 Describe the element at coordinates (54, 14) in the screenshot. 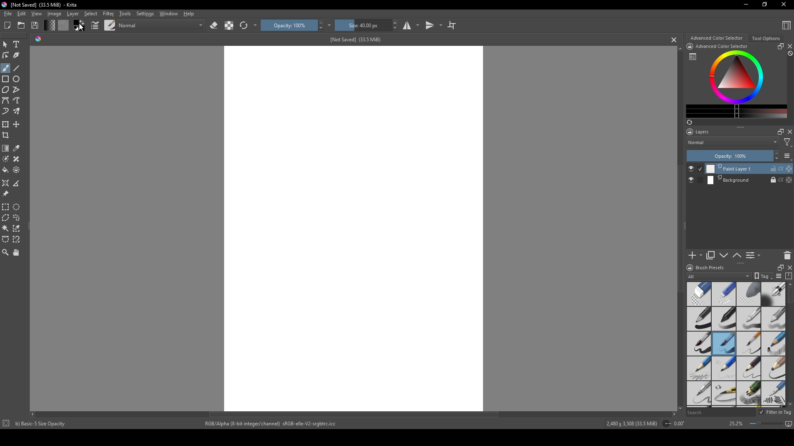

I see `Image` at that location.